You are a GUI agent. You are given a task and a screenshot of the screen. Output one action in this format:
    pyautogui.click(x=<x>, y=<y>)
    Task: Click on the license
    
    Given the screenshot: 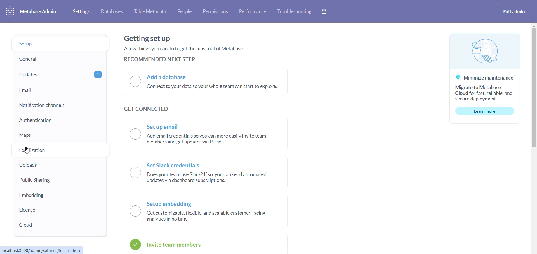 What is the action you would take?
    pyautogui.click(x=55, y=210)
    